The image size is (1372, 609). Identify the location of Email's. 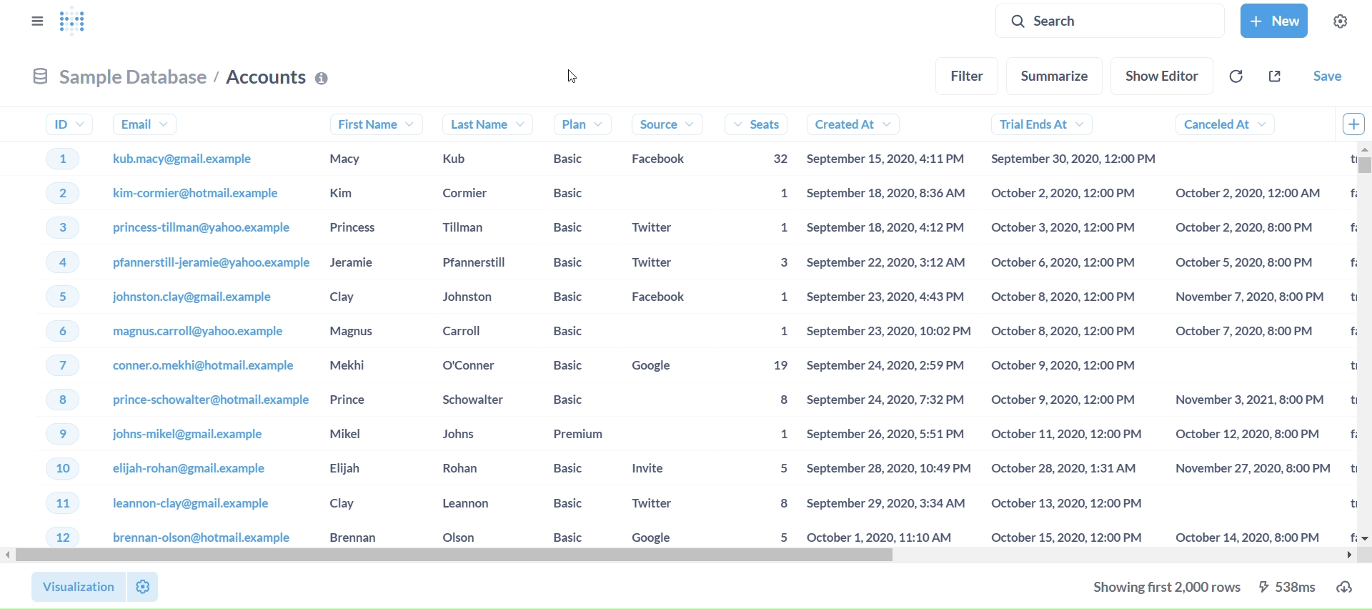
(204, 327).